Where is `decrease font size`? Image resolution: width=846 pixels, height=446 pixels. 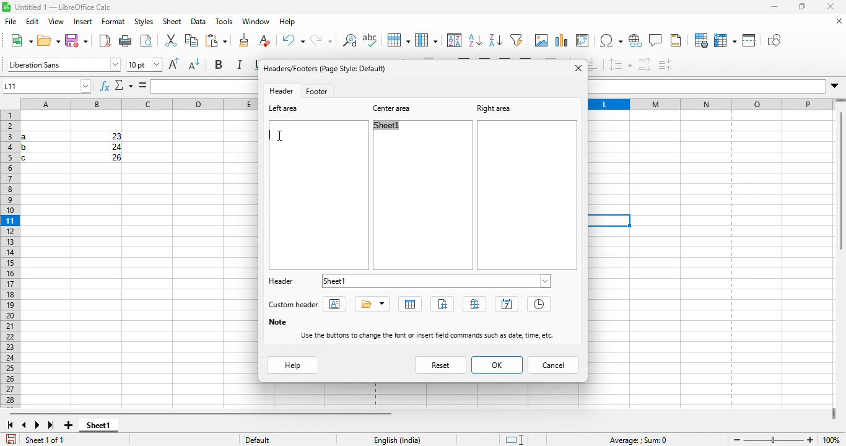
decrease font size is located at coordinates (196, 66).